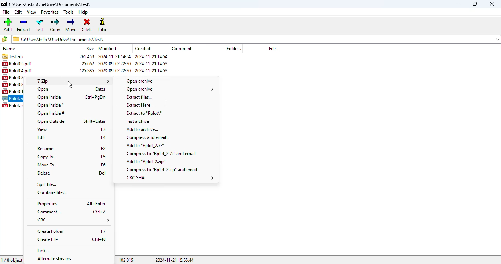 The height and width of the screenshot is (264, 501). Describe the element at coordinates (50, 12) in the screenshot. I see `favorites` at that location.